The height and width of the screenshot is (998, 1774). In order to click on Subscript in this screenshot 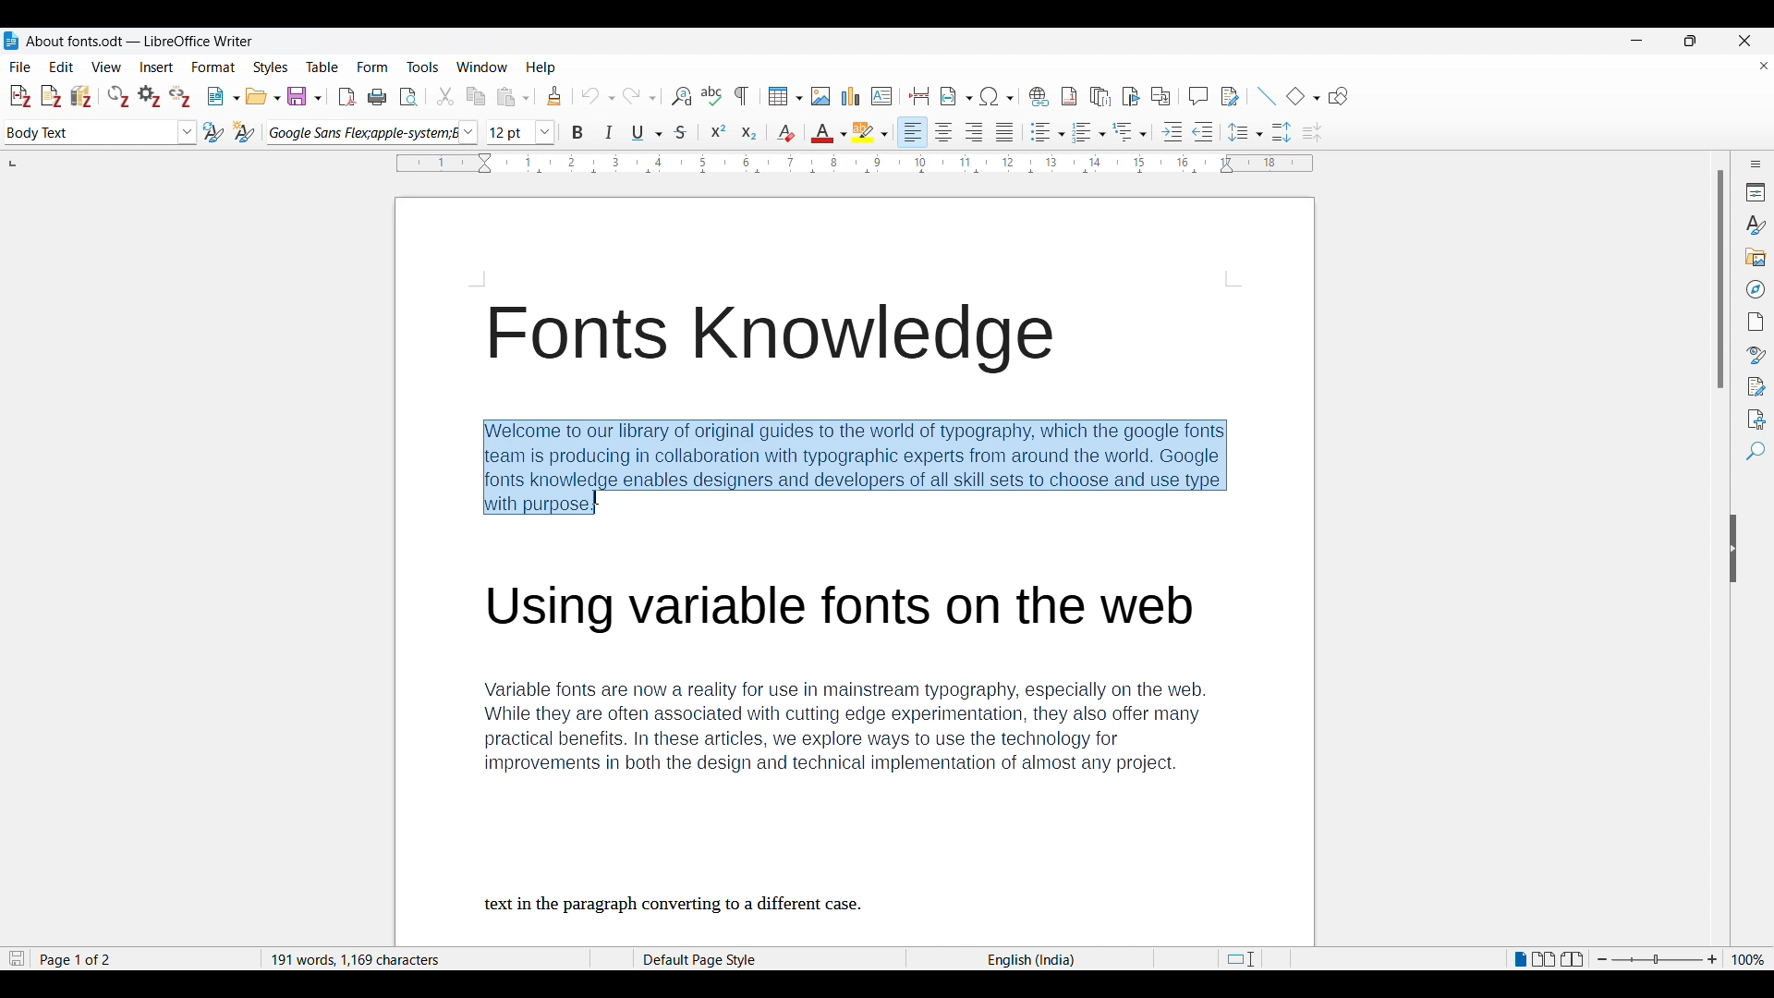, I will do `click(749, 132)`.